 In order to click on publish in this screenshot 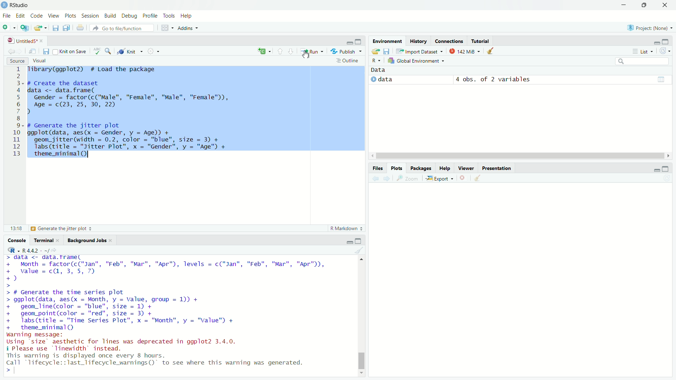, I will do `click(347, 51)`.